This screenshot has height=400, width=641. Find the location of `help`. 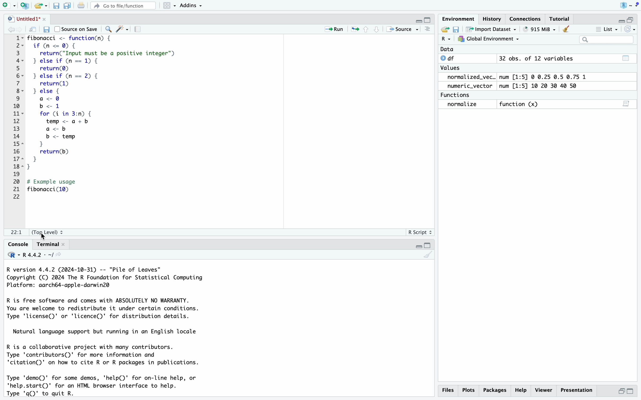

help is located at coordinates (522, 391).